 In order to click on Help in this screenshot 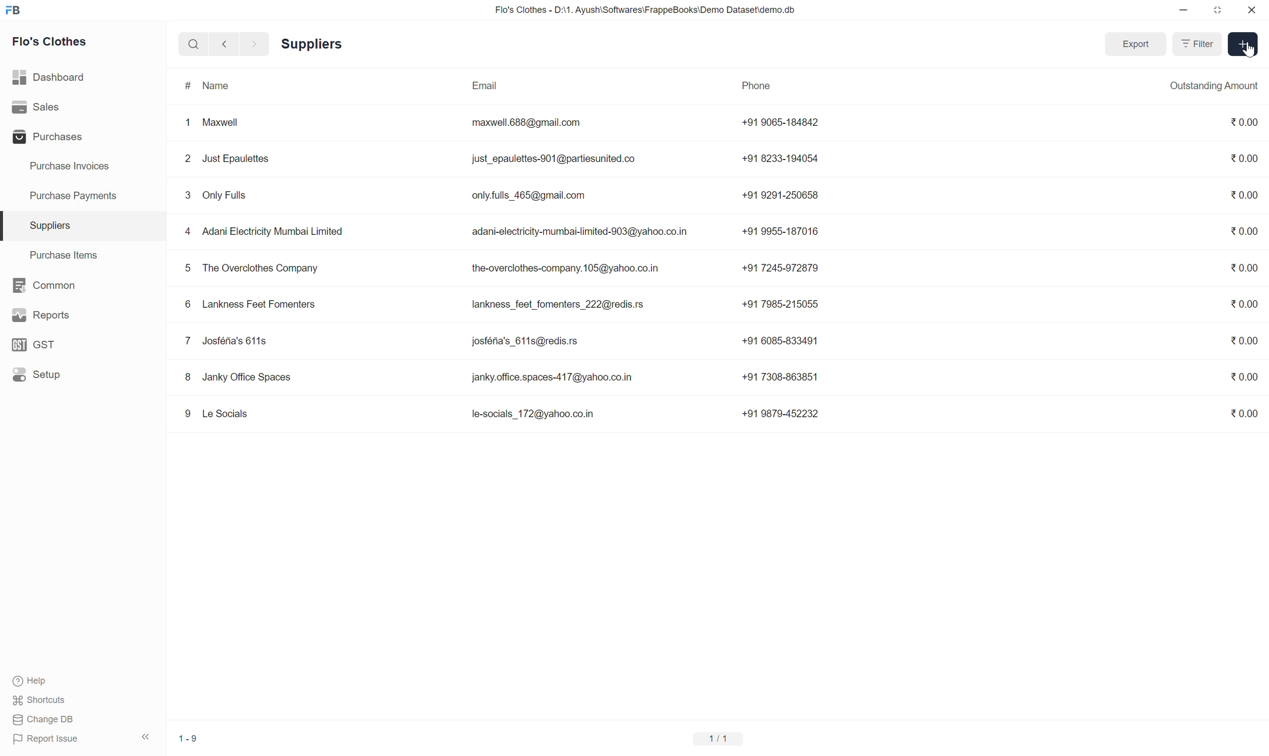, I will do `click(40, 681)`.